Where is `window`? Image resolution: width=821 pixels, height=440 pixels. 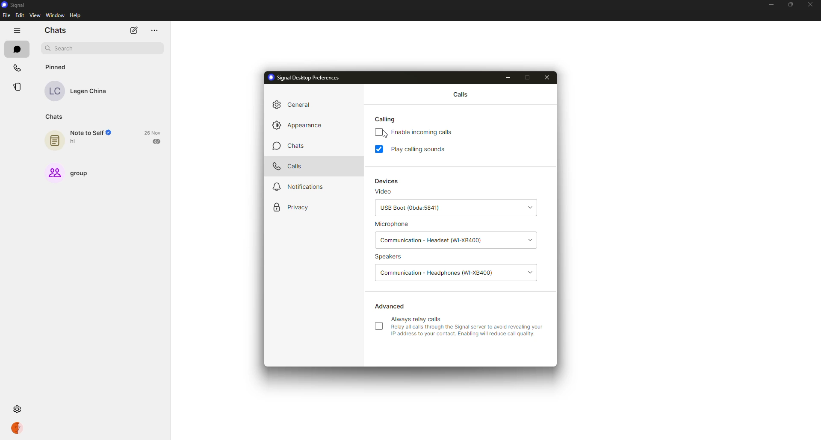
window is located at coordinates (54, 15).